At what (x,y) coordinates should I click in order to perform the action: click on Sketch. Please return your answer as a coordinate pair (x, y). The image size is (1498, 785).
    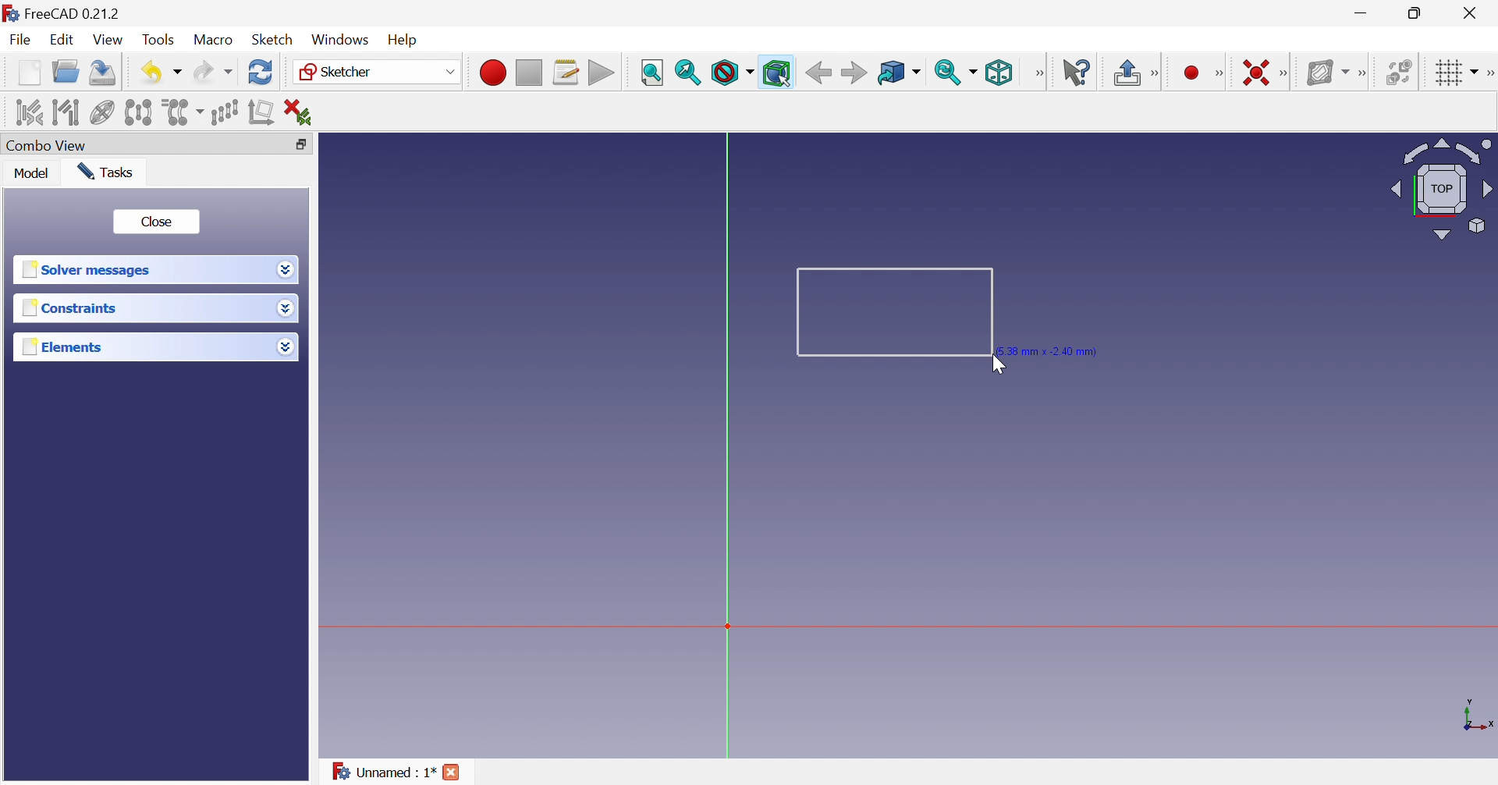
    Looking at the image, I should click on (275, 39).